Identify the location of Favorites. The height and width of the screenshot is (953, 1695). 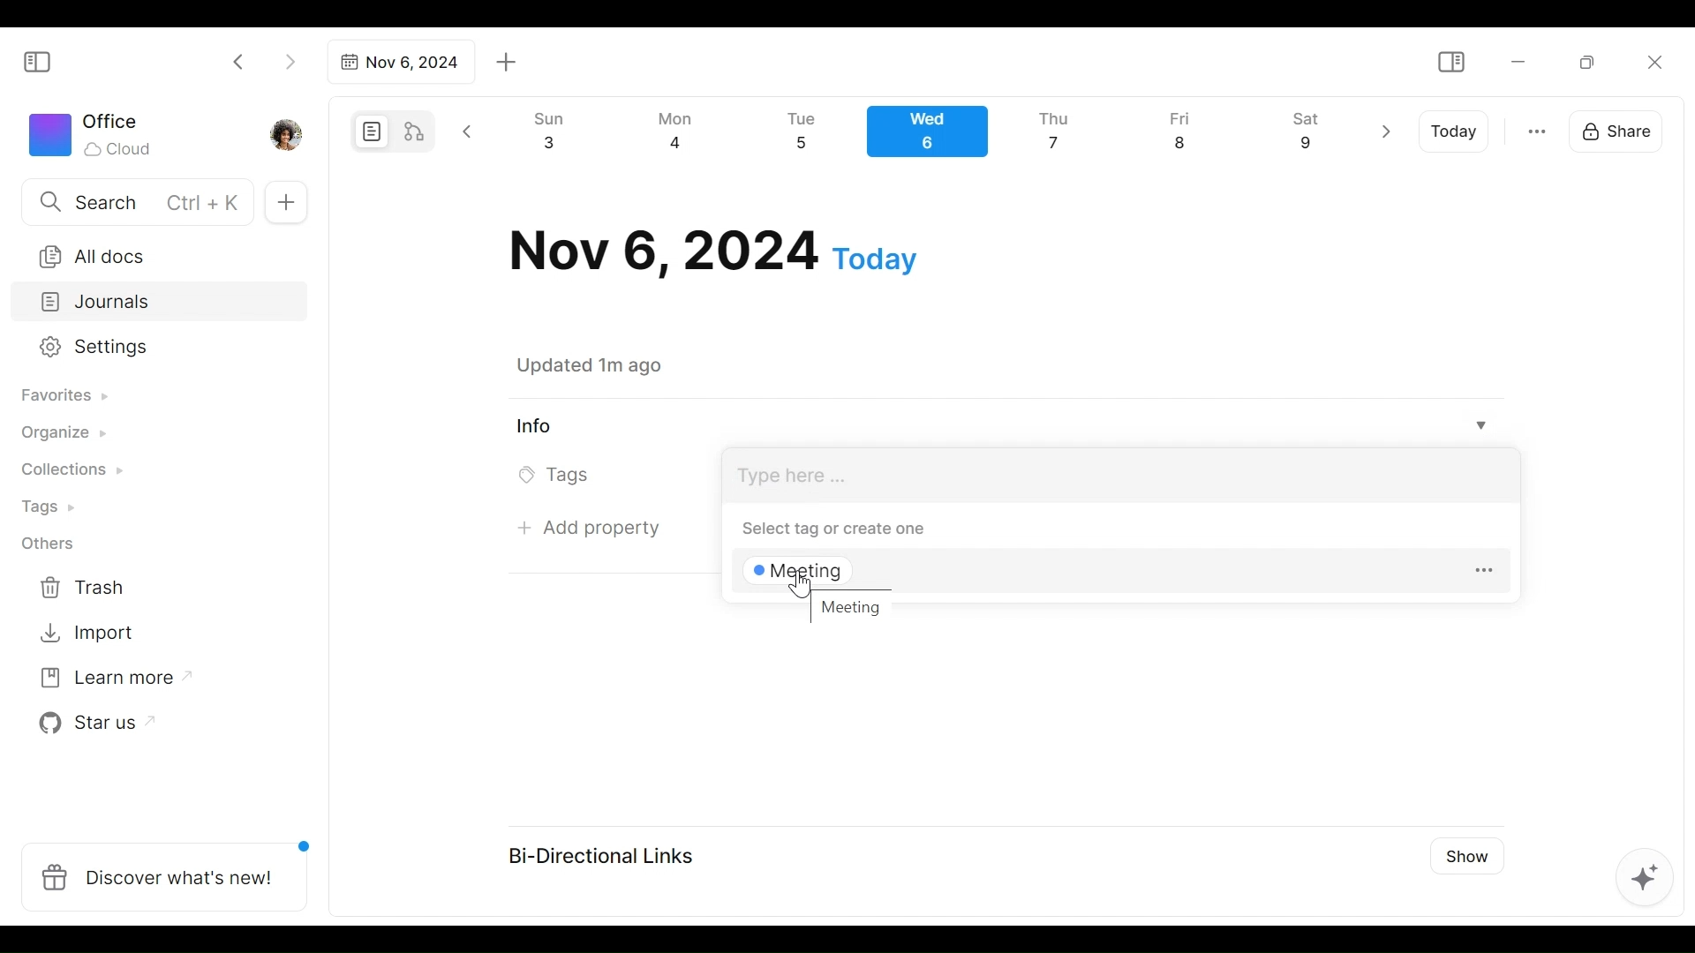
(63, 396).